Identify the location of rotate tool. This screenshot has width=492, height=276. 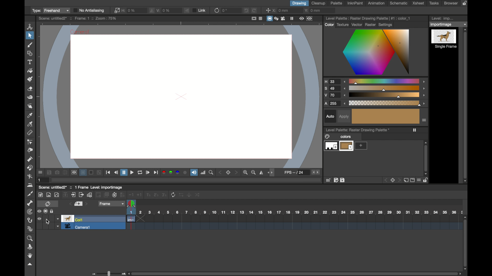
(31, 247).